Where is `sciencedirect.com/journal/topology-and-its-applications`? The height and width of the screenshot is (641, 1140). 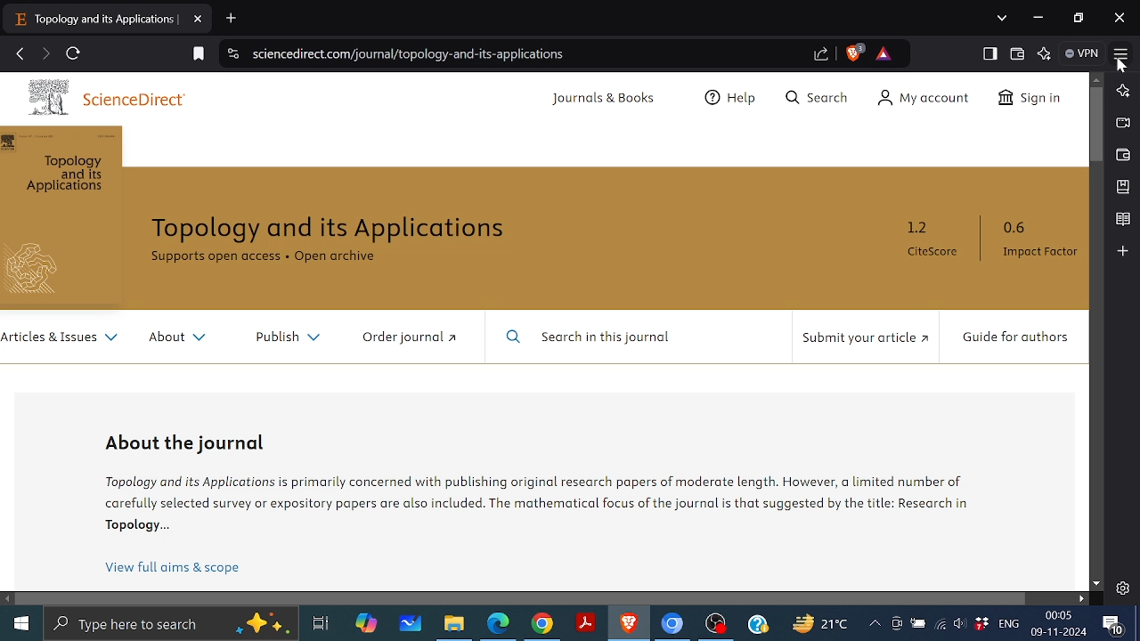 sciencedirect.com/journal/topology-and-its-applications is located at coordinates (410, 55).